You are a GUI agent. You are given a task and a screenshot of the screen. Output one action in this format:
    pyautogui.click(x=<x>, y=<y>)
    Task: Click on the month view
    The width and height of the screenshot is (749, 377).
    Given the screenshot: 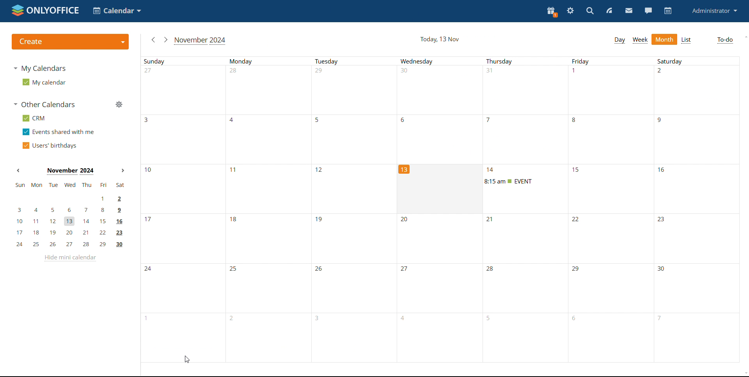 What is the action you would take?
    pyautogui.click(x=665, y=39)
    